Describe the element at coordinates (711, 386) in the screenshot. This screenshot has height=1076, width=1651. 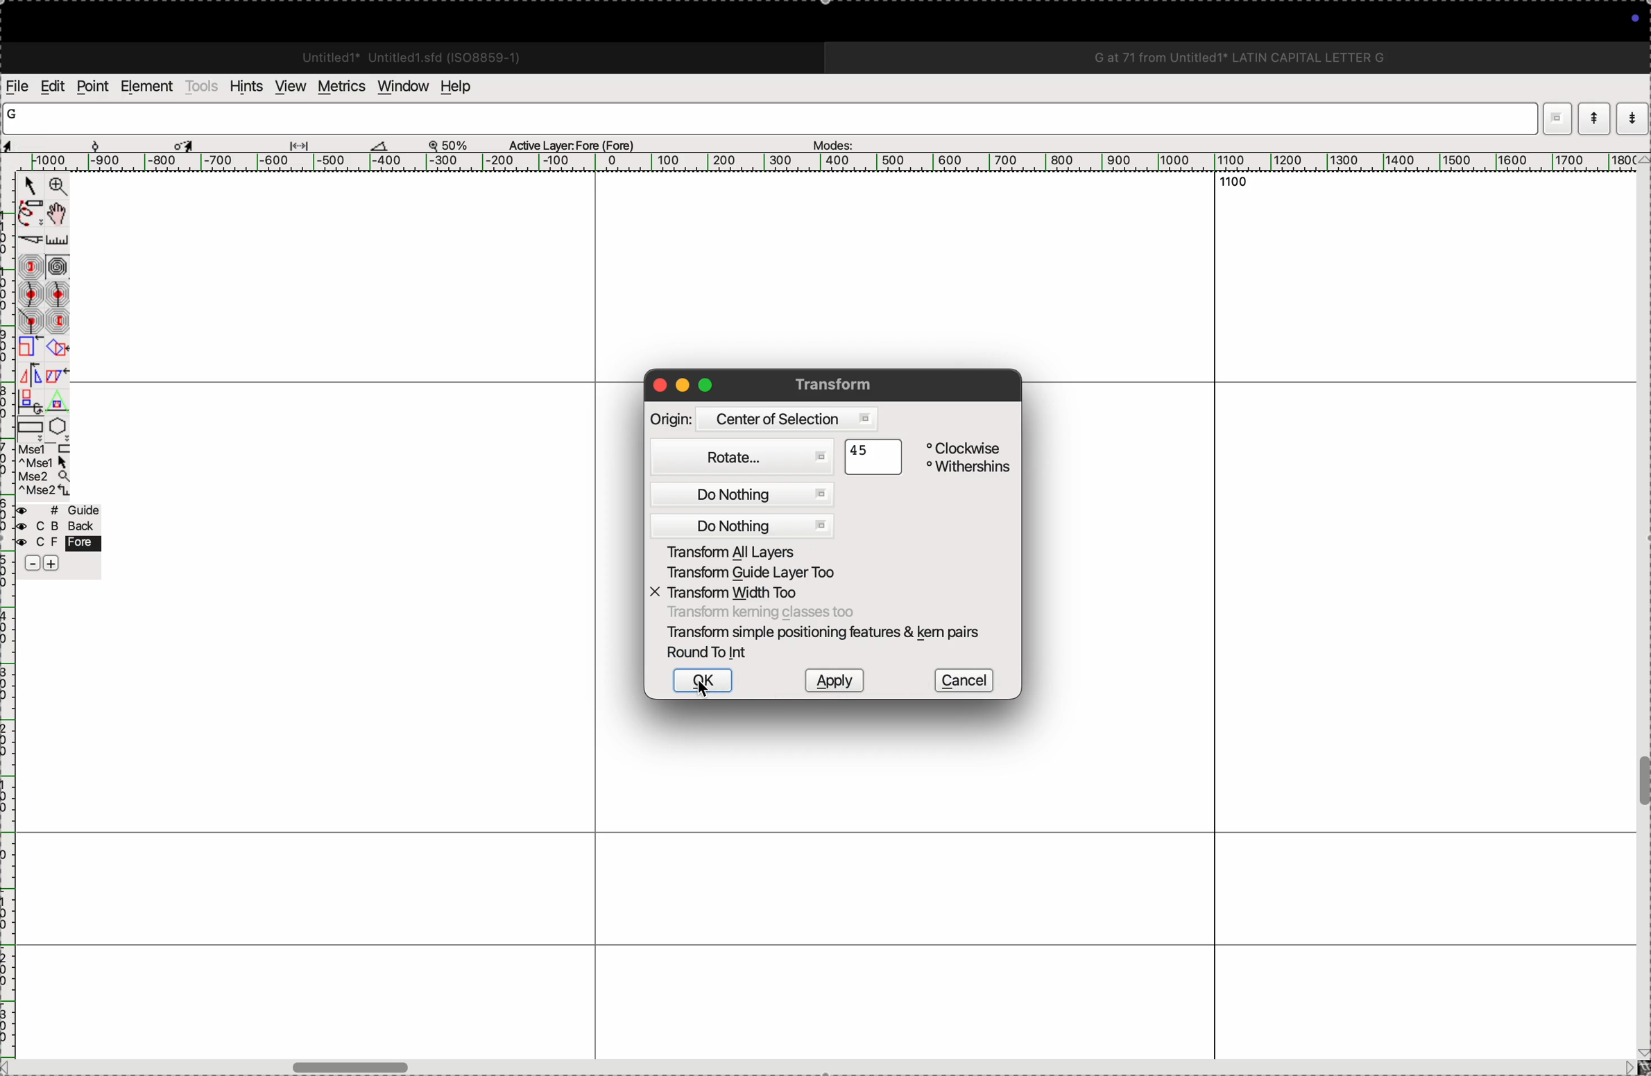
I see `maximize` at that location.